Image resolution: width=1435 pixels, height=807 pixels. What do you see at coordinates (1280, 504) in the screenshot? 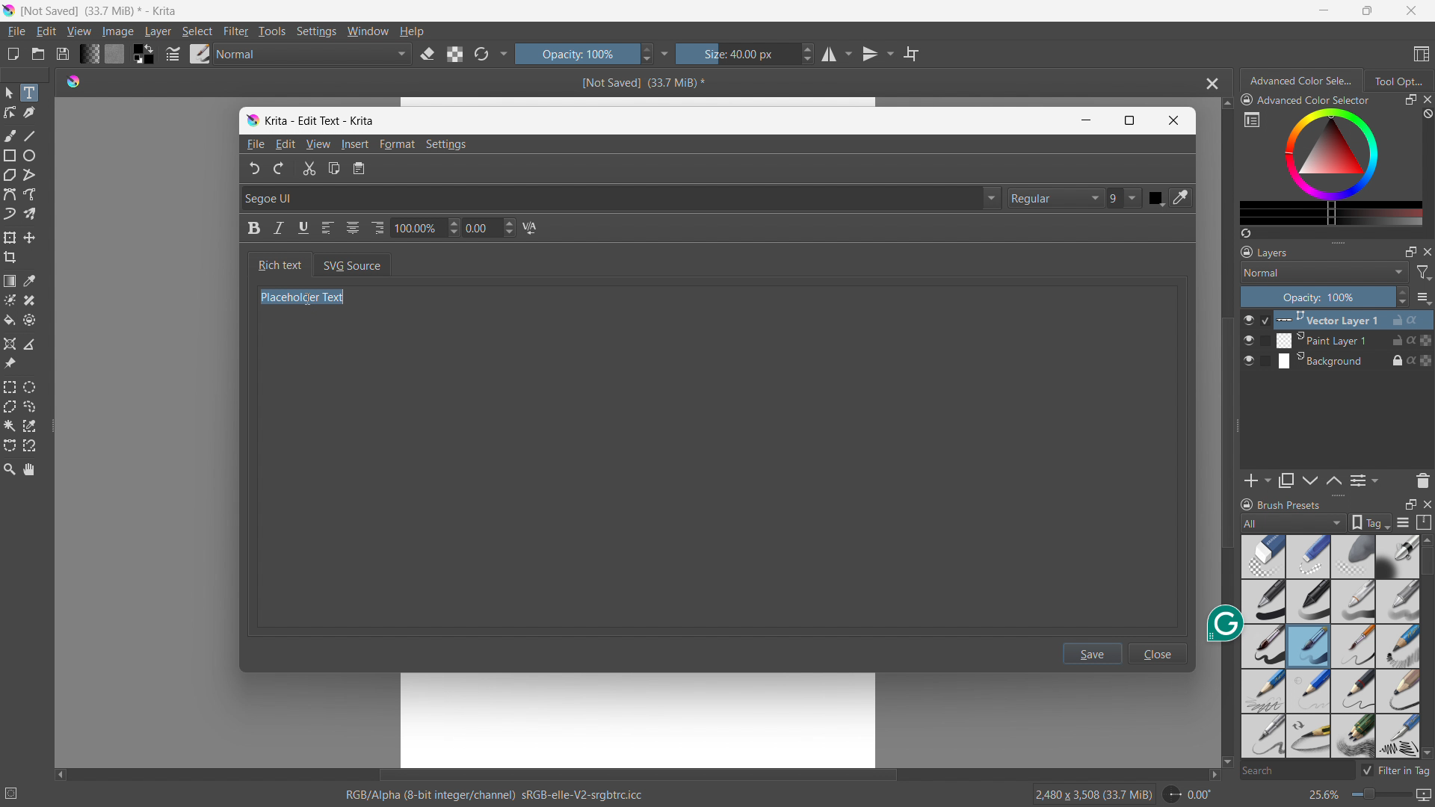
I see `brush presets` at bounding box center [1280, 504].